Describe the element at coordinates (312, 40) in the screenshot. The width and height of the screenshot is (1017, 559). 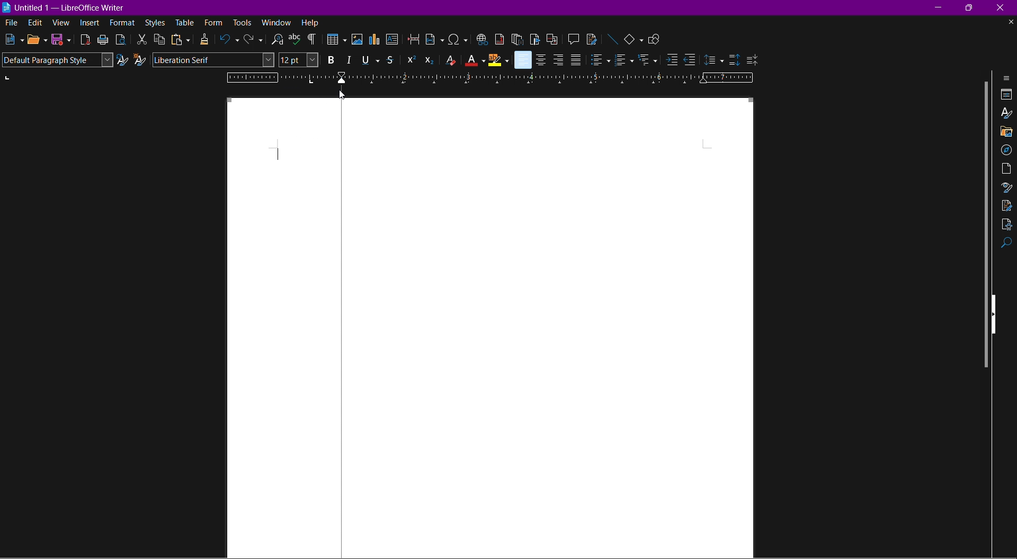
I see `Indent` at that location.